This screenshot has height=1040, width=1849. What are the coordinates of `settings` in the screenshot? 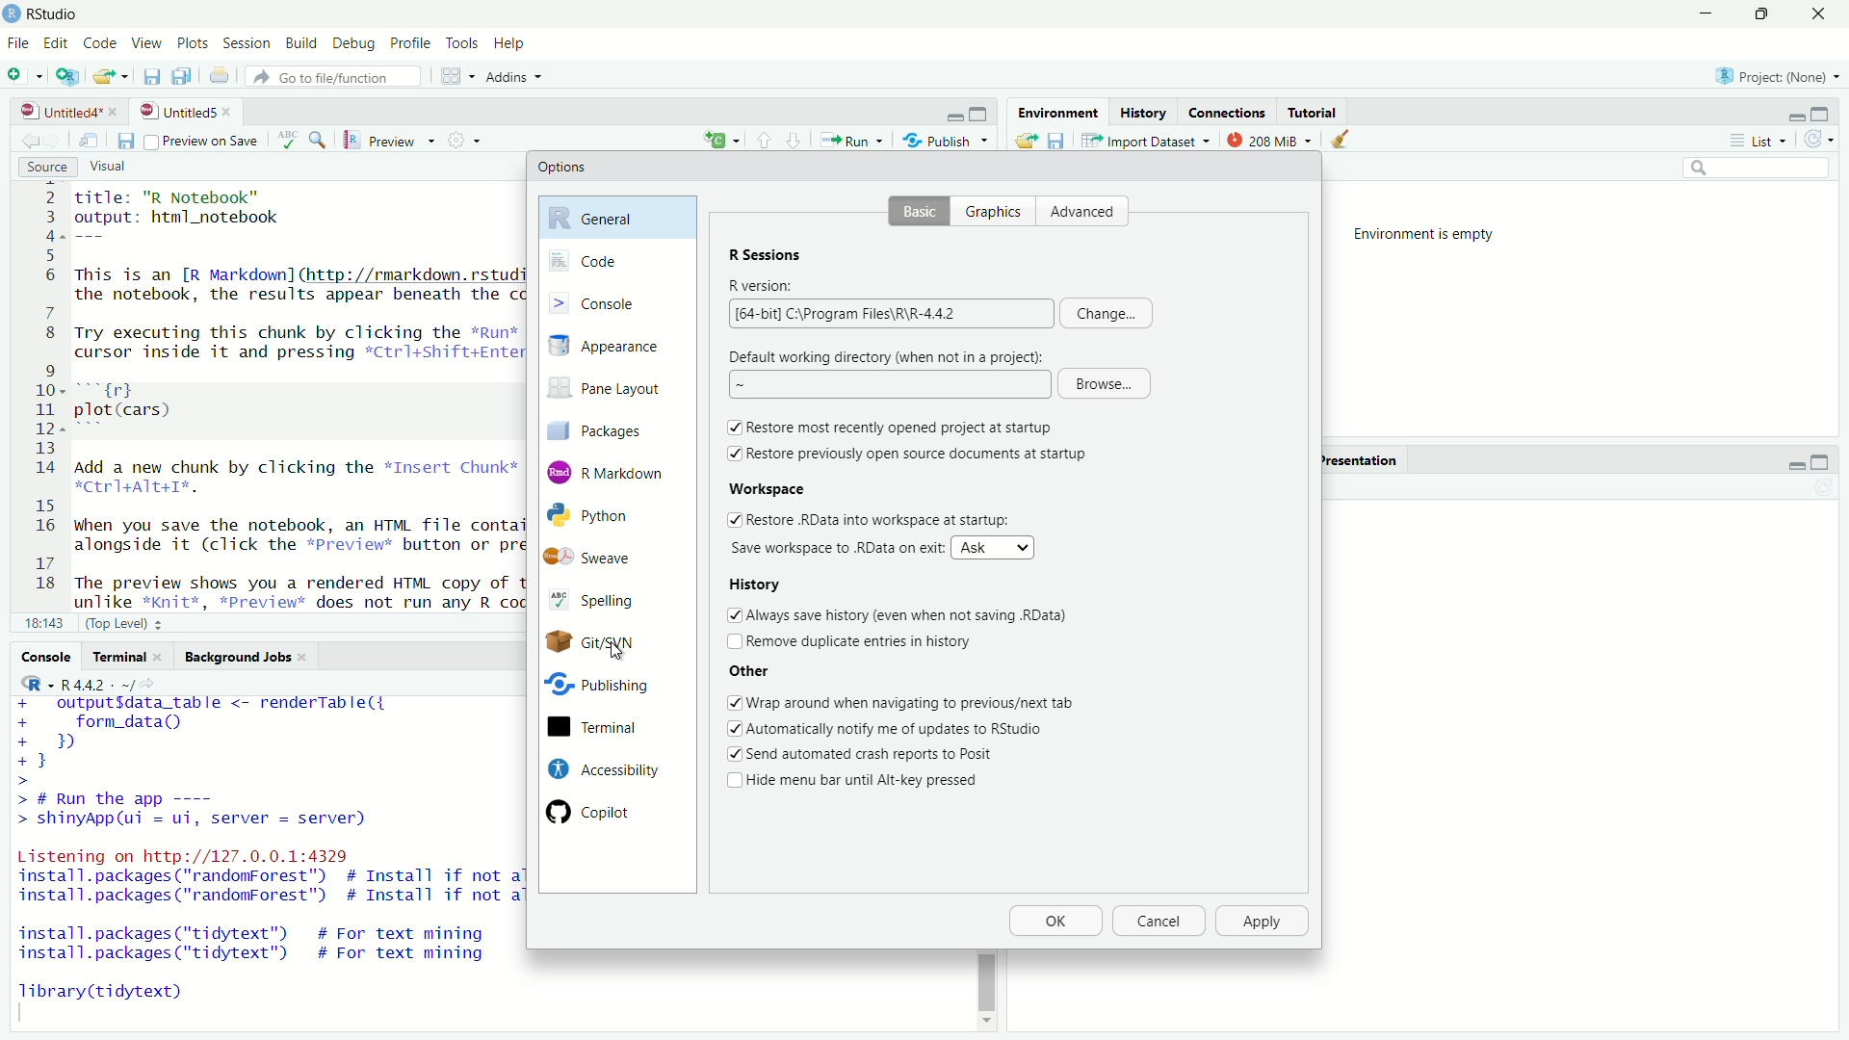 It's located at (468, 140).